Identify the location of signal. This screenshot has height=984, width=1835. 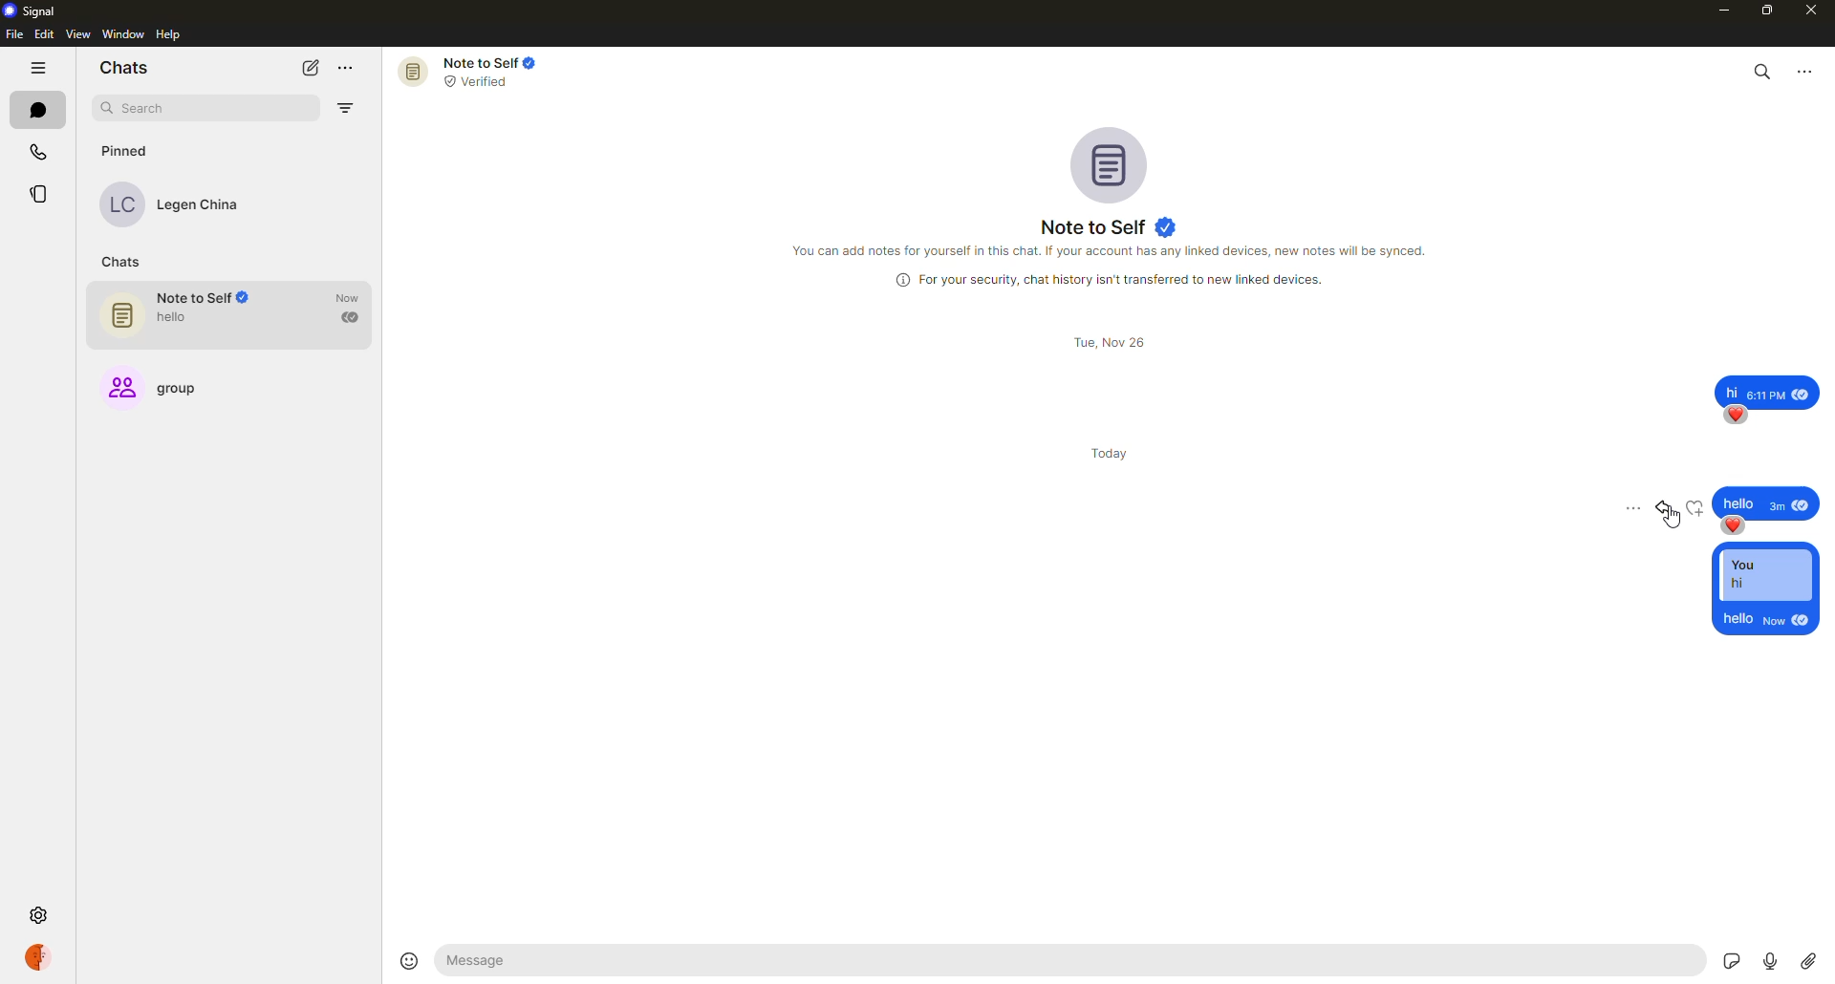
(32, 11).